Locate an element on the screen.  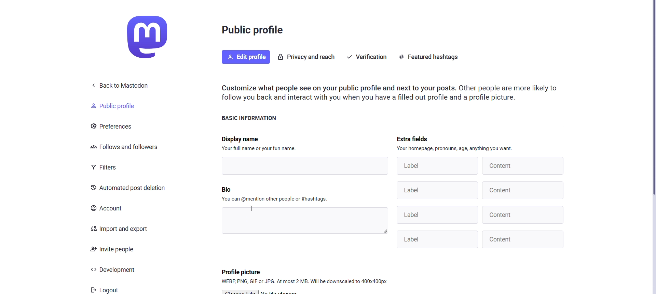
Automated Post Deletion is located at coordinates (129, 189).